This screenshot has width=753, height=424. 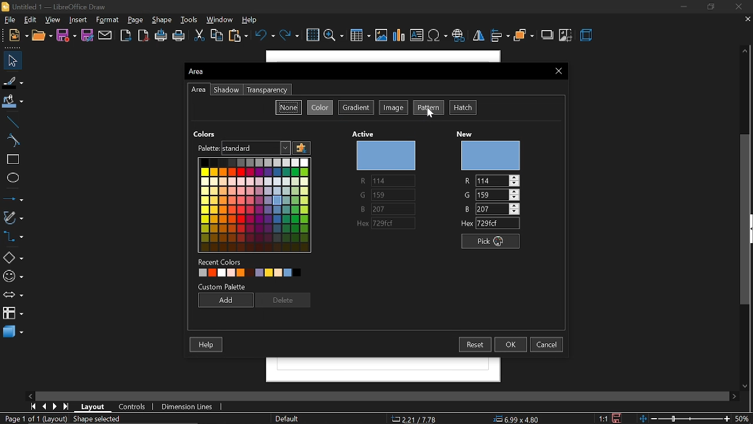 I want to click on R, so click(x=466, y=180).